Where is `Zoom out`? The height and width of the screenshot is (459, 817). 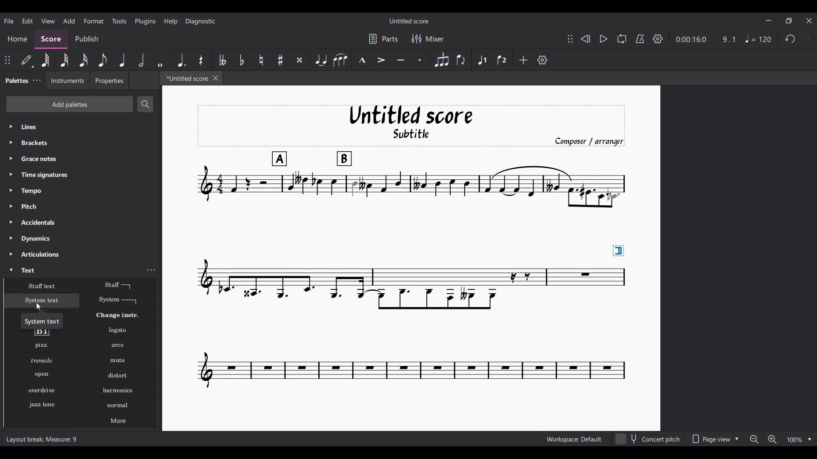
Zoom out is located at coordinates (754, 439).